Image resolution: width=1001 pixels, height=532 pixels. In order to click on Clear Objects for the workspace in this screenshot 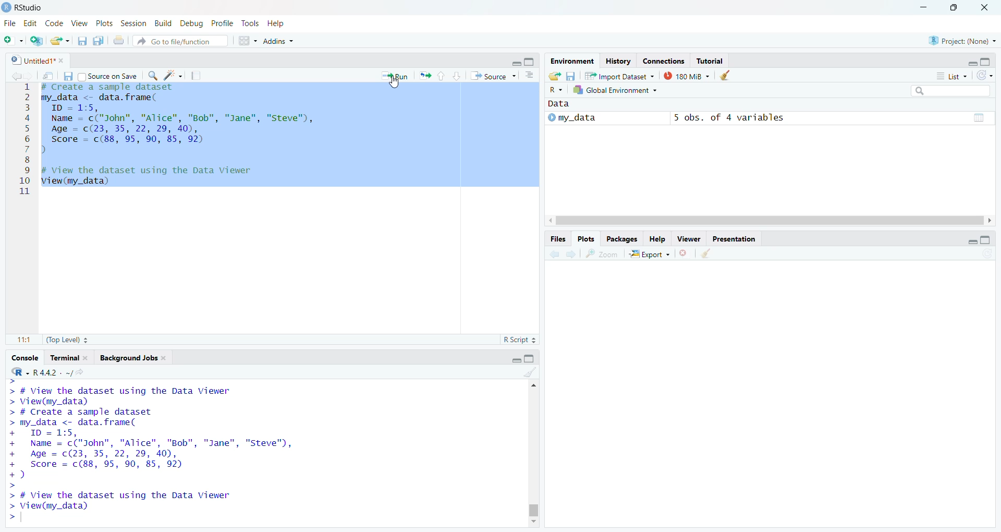, I will do `click(528, 372)`.